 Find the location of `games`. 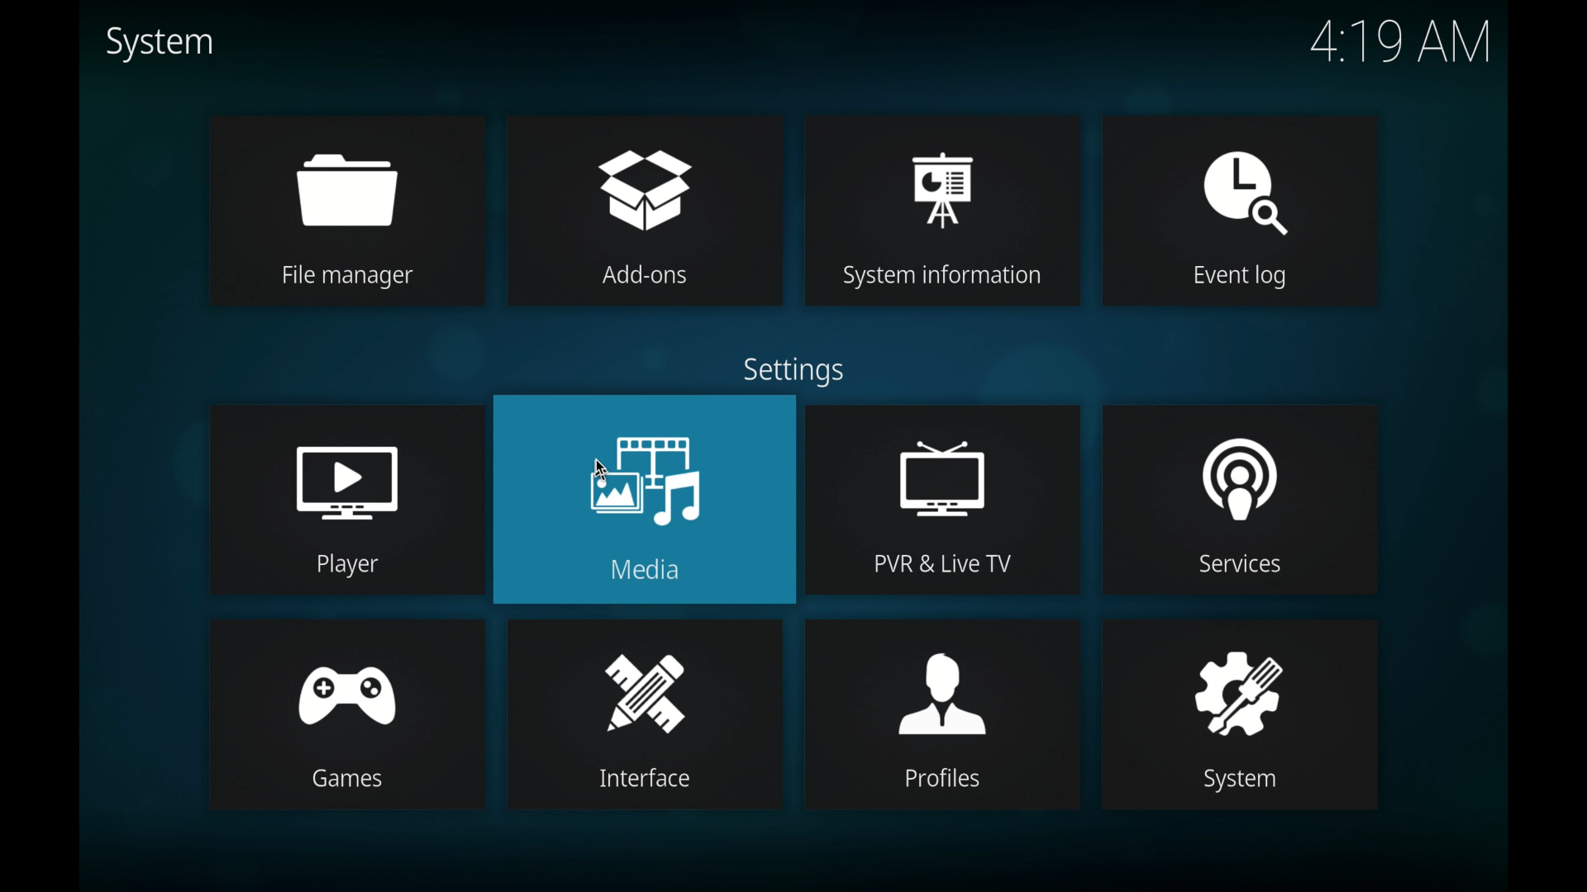

games is located at coordinates (349, 715).